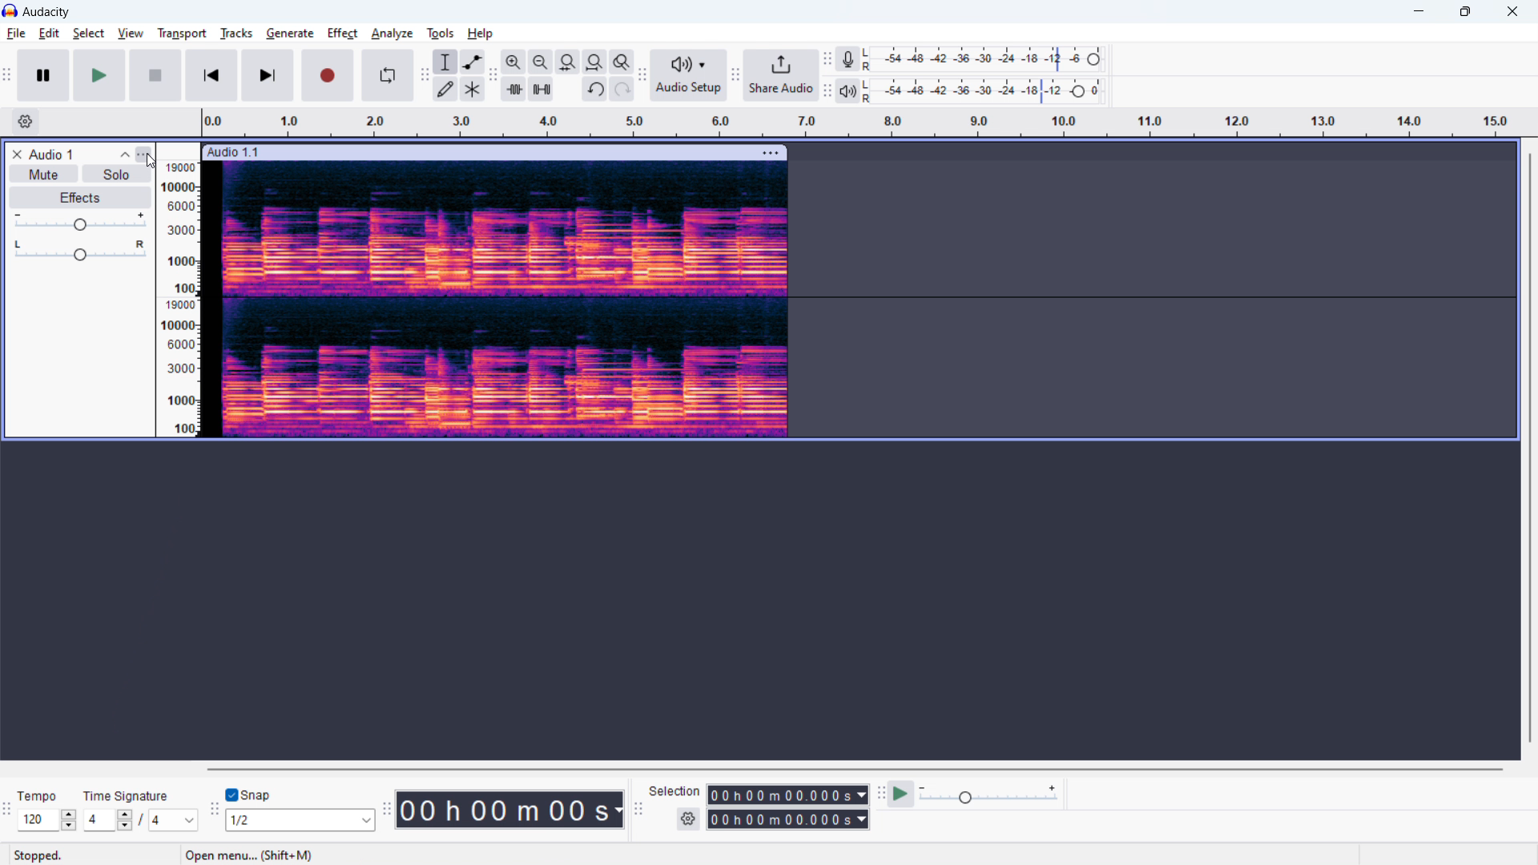  What do you see at coordinates (215, 810) in the screenshot?
I see `snapping toolbar` at bounding box center [215, 810].